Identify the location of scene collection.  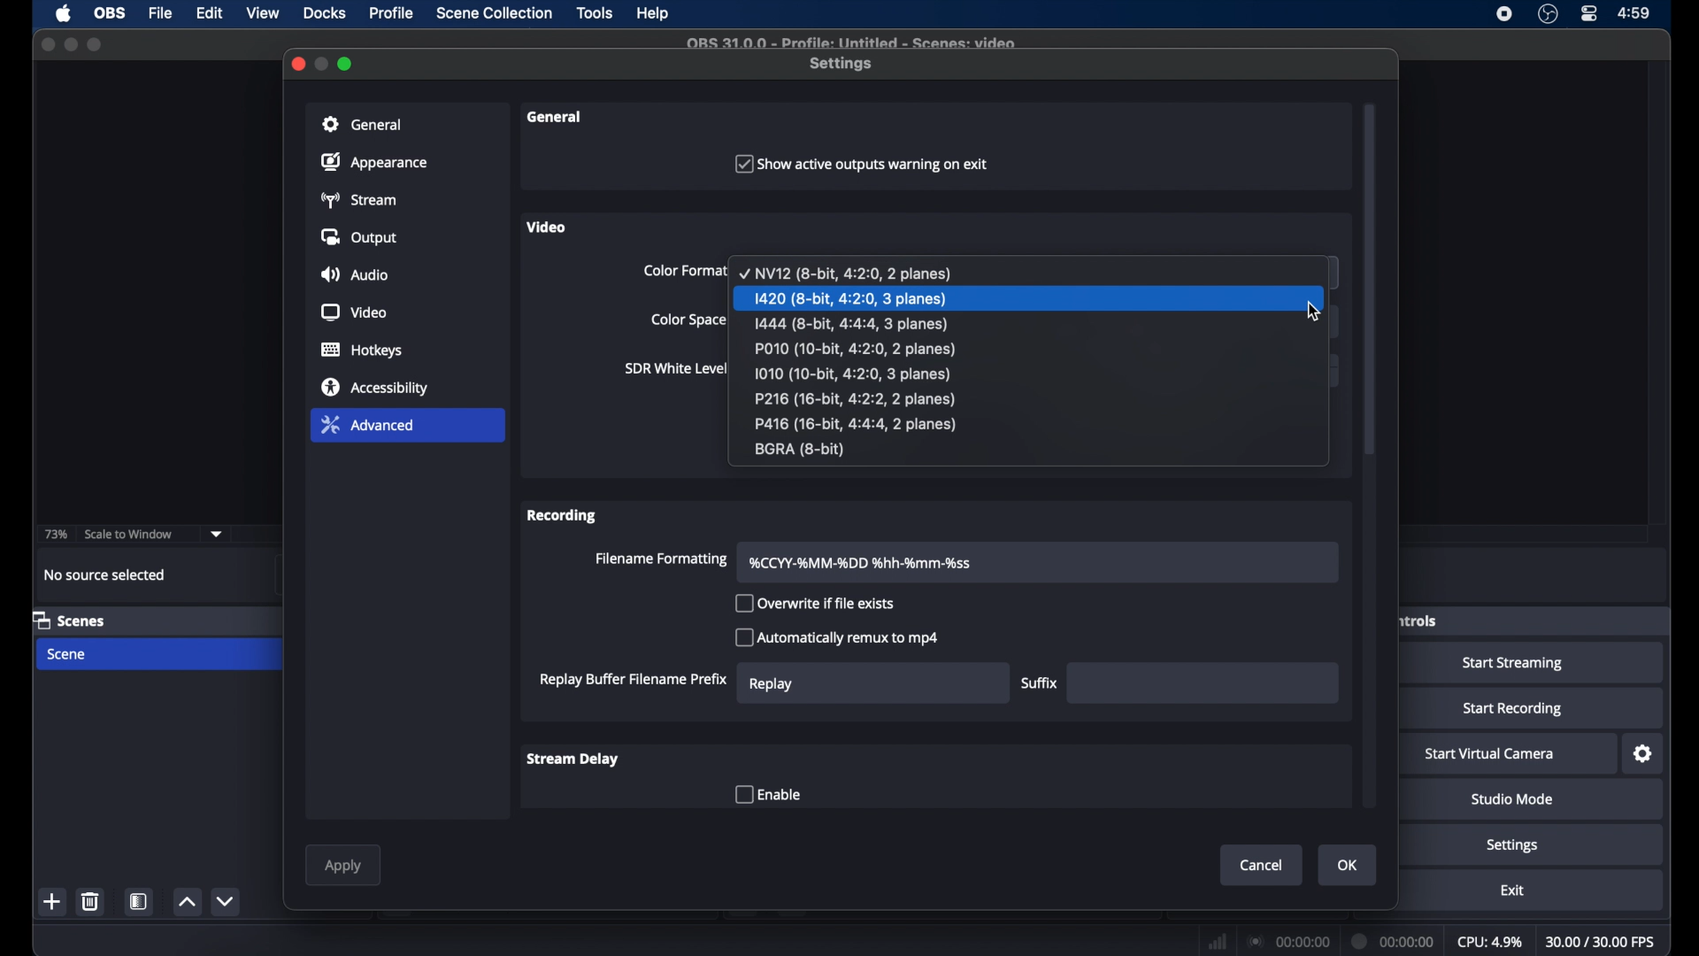
(493, 13).